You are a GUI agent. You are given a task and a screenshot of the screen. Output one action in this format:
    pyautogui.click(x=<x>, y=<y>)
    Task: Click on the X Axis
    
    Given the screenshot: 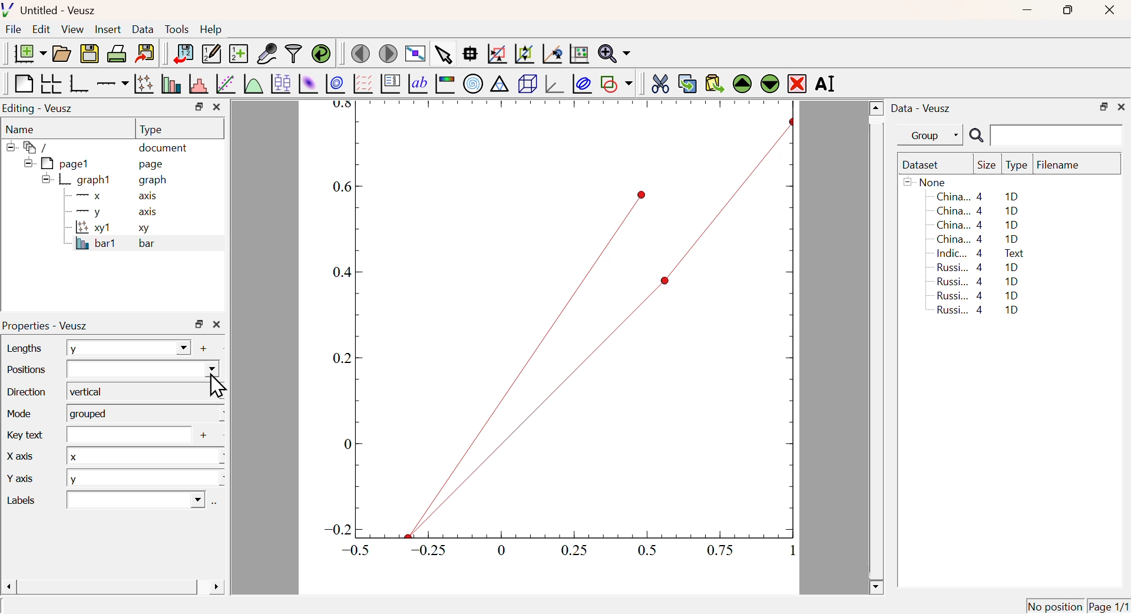 What is the action you would take?
    pyautogui.click(x=29, y=459)
    